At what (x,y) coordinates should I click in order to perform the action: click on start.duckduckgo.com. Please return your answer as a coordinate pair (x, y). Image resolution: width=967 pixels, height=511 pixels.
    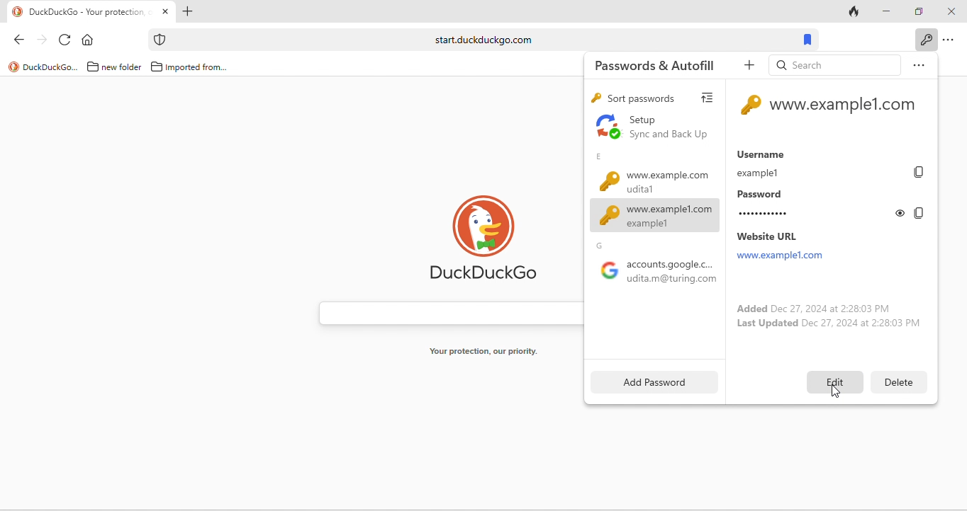
    Looking at the image, I should click on (482, 40).